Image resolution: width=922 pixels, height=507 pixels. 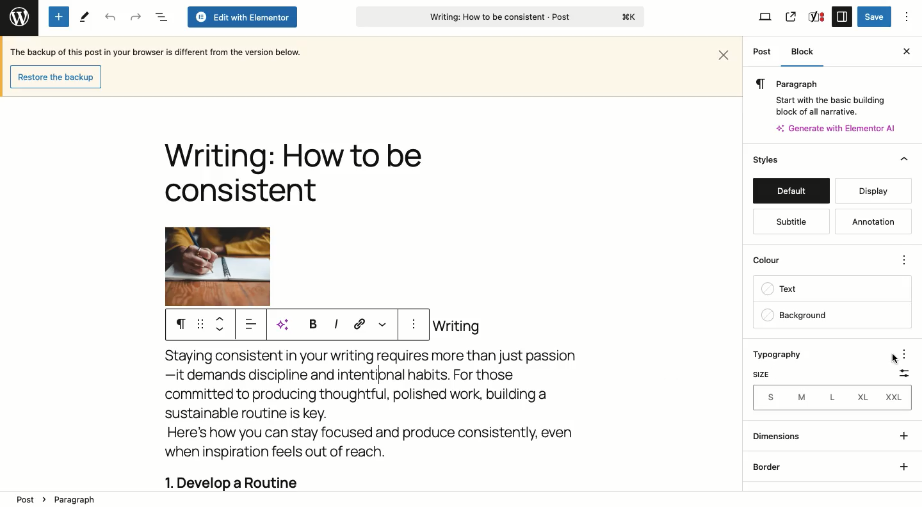 What do you see at coordinates (762, 52) in the screenshot?
I see `Post` at bounding box center [762, 52].